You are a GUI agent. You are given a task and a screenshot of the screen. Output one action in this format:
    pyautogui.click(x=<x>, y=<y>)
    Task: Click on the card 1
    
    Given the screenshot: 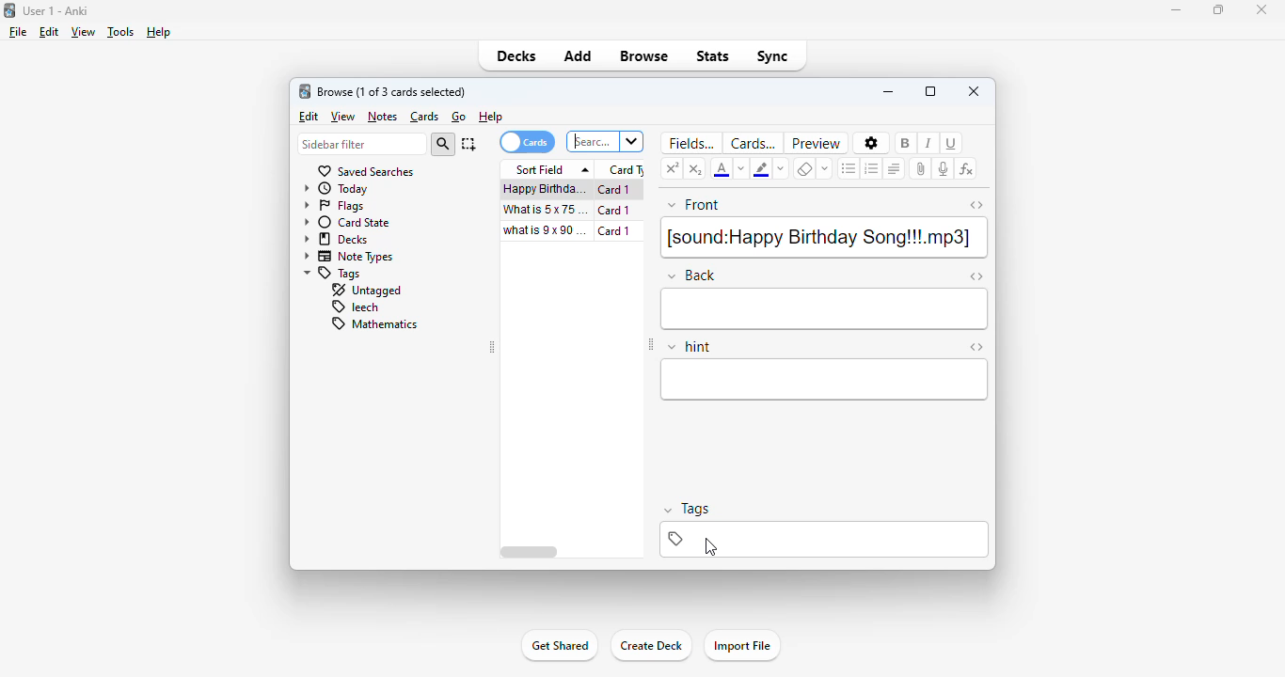 What is the action you would take?
    pyautogui.click(x=614, y=211)
    